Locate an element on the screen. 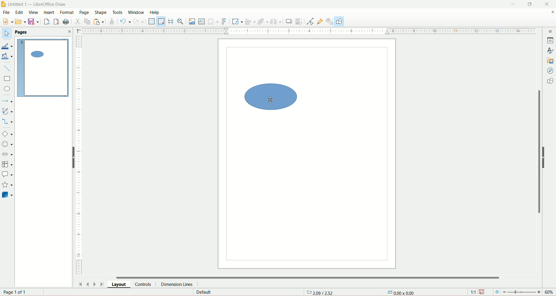 This screenshot has width=556, height=296. save is located at coordinates (33, 22).